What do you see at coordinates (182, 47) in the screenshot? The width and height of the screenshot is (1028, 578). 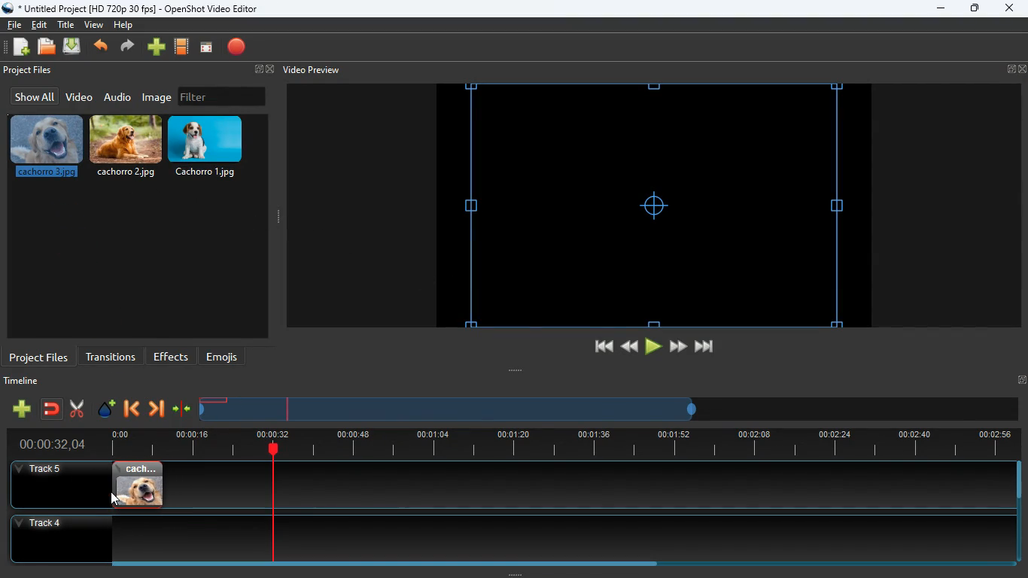 I see `film` at bounding box center [182, 47].